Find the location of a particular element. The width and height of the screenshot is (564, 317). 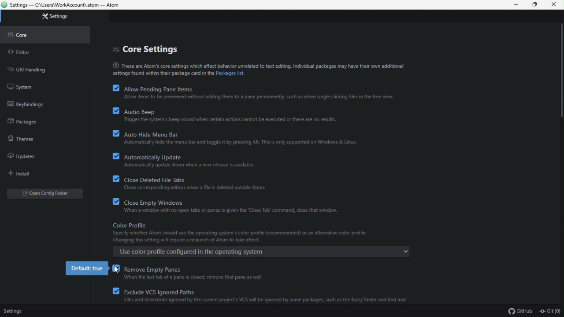

editor is located at coordinates (20, 52).